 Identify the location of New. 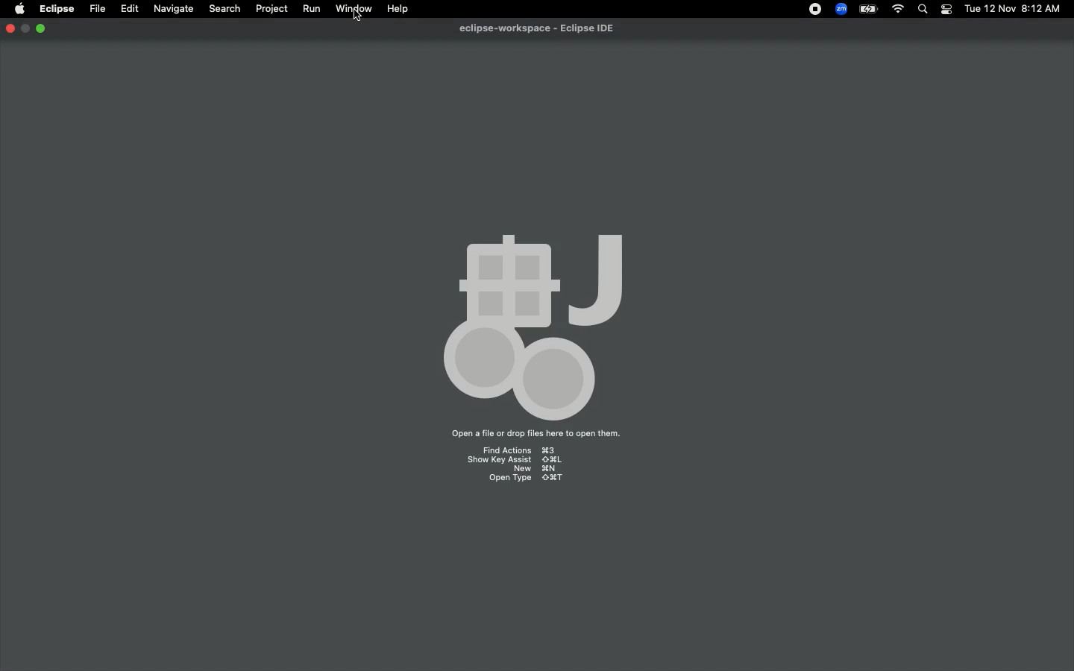
(536, 470).